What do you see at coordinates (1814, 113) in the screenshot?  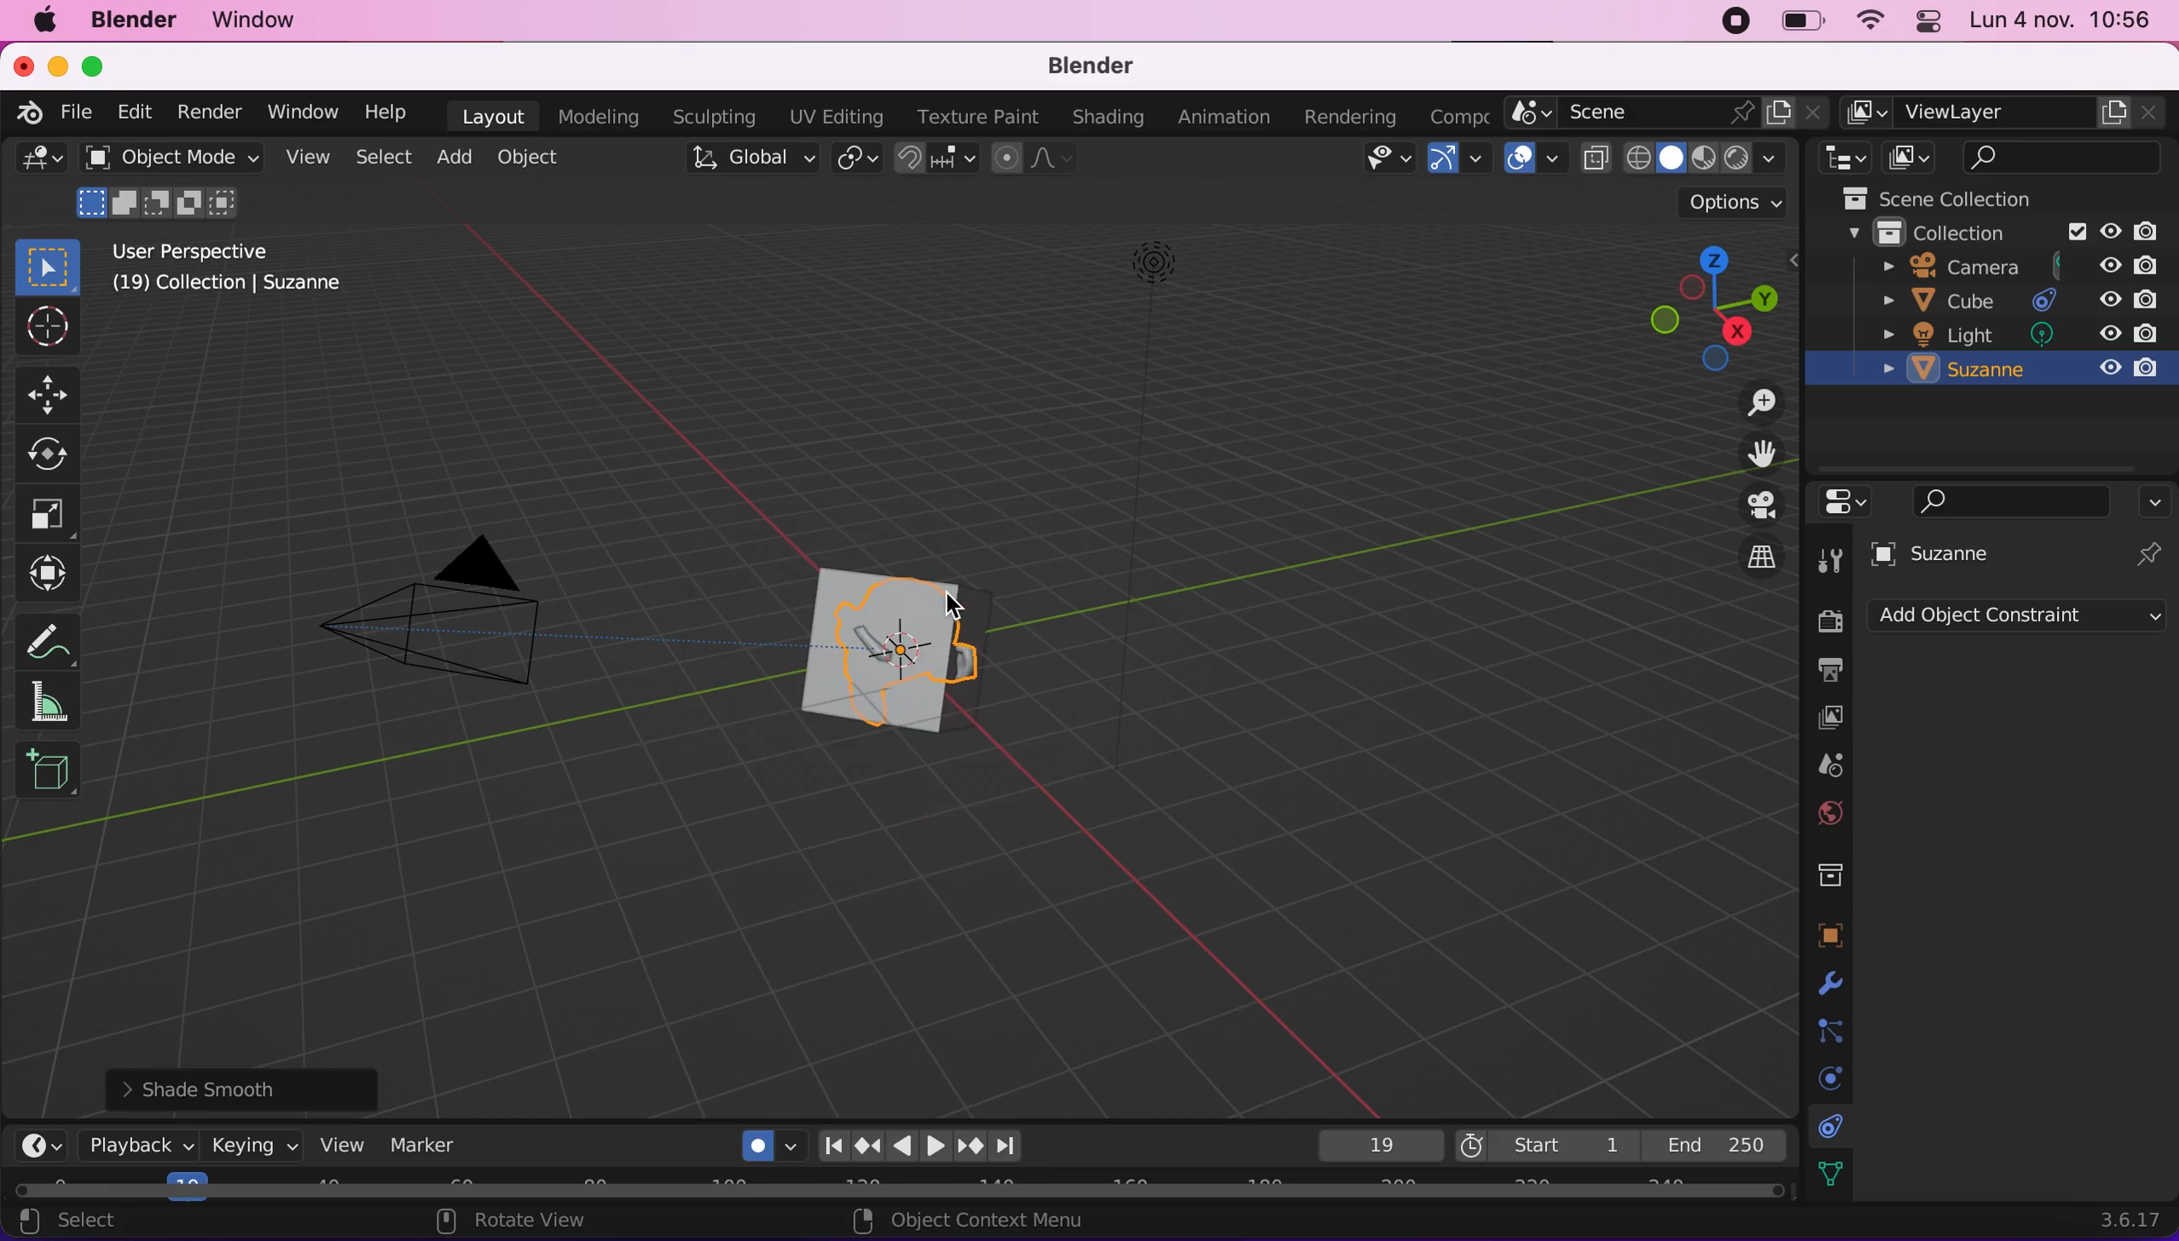 I see `close` at bounding box center [1814, 113].